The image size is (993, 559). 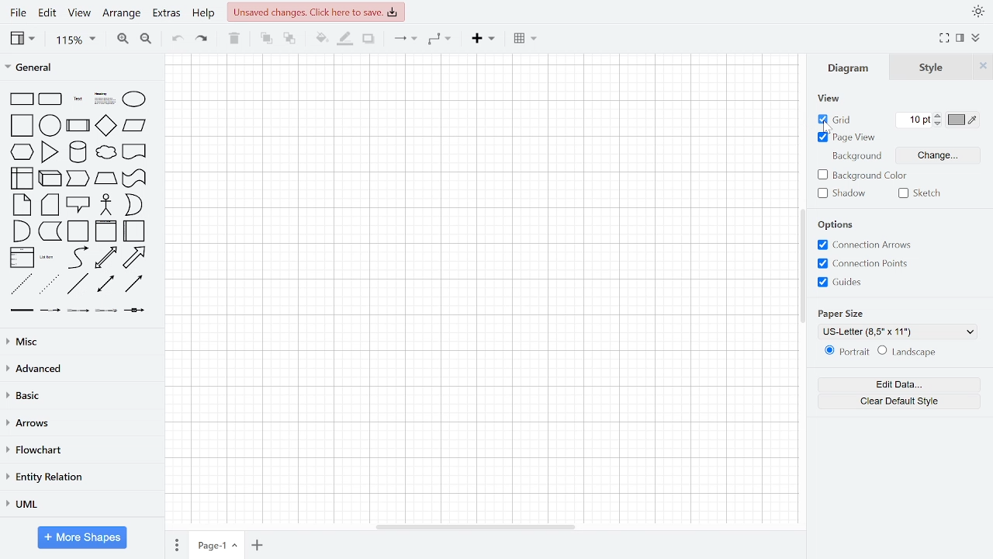 I want to click on ellipse, so click(x=135, y=99).